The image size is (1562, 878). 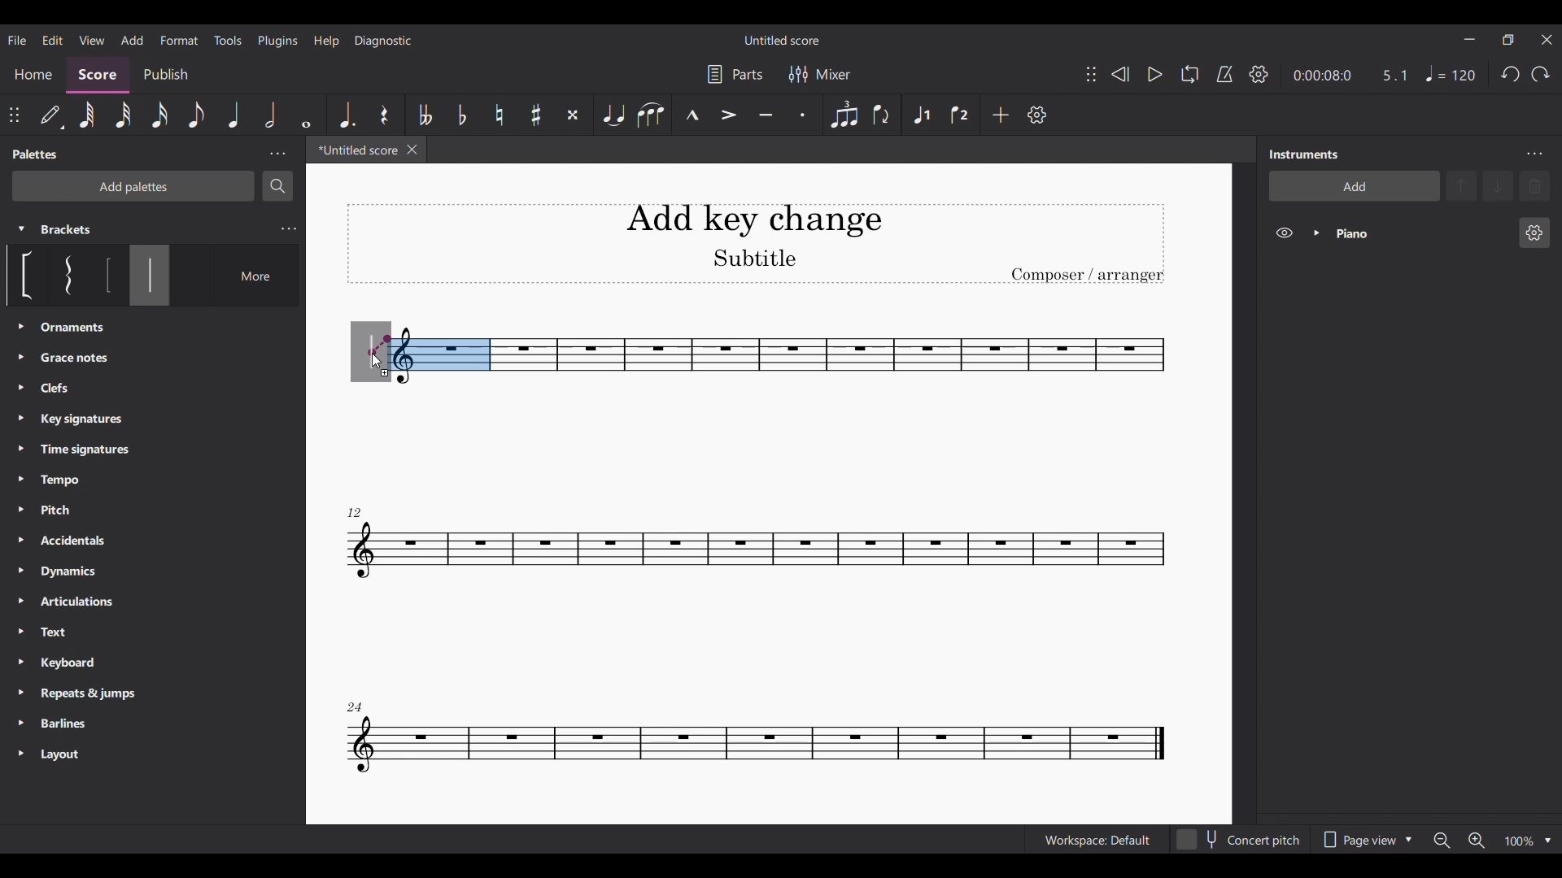 I want to click on Redo, so click(x=1540, y=74).